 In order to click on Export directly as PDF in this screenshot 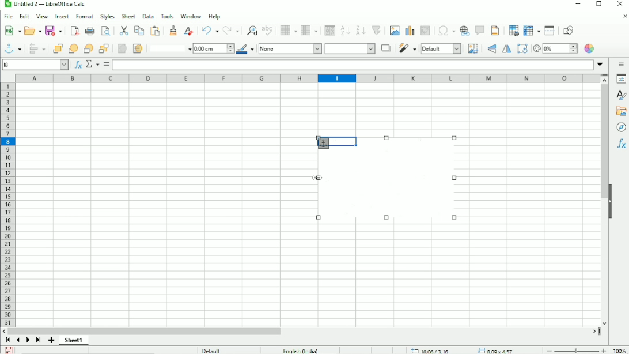, I will do `click(74, 31)`.